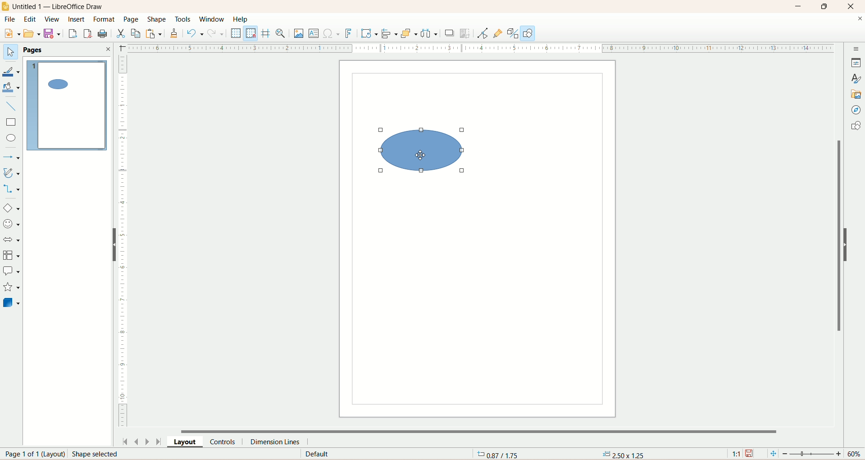 This screenshot has height=460, width=865. Describe the element at coordinates (266, 34) in the screenshot. I see `helpline` at that location.